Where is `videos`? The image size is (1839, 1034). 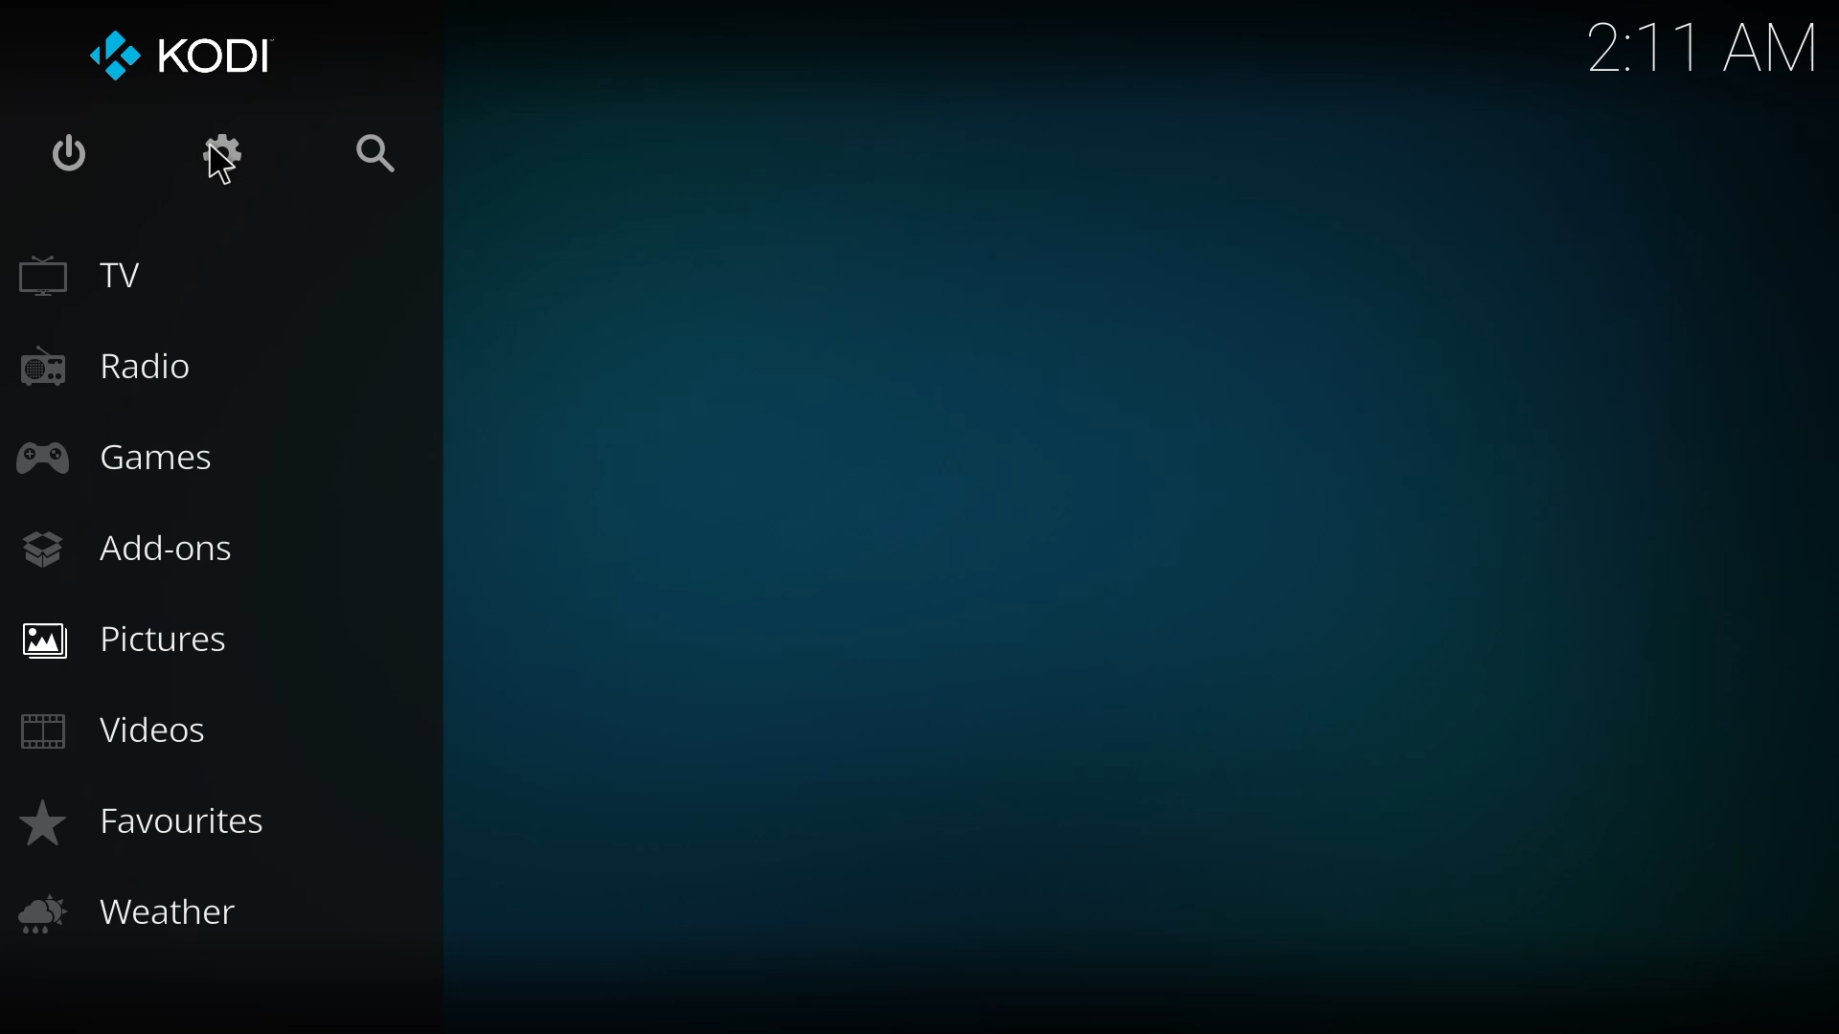 videos is located at coordinates (124, 731).